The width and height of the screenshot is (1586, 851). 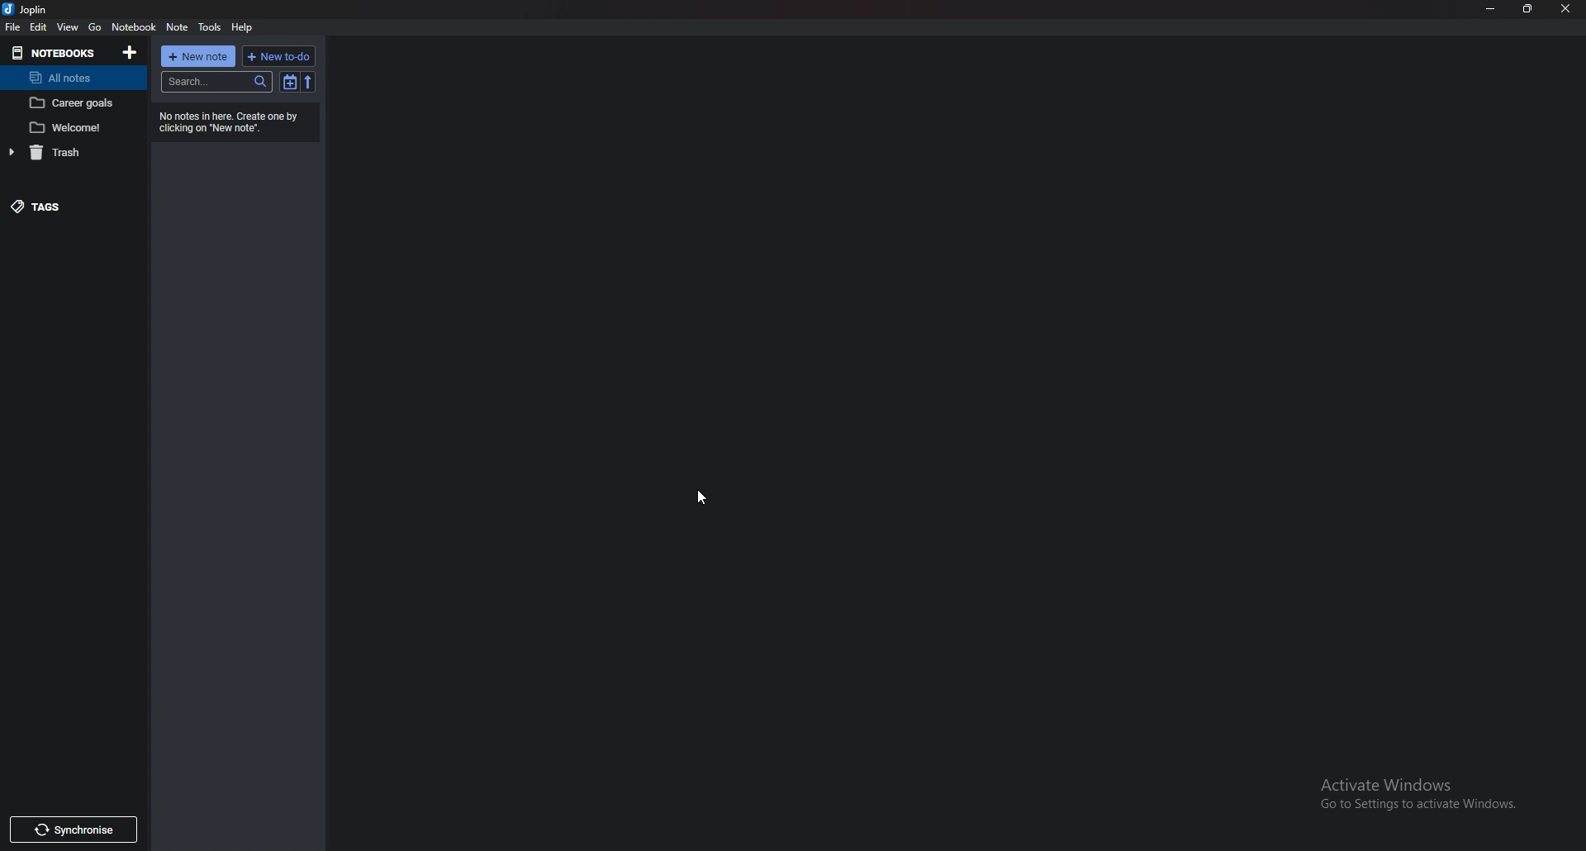 What do you see at coordinates (308, 81) in the screenshot?
I see `reverse sort order` at bounding box center [308, 81].